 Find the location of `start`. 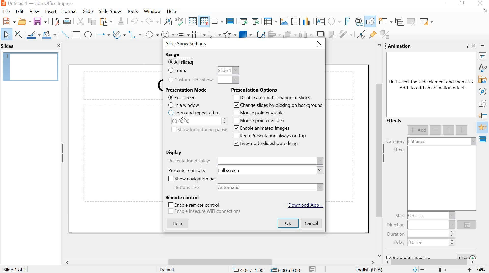

start is located at coordinates (400, 216).